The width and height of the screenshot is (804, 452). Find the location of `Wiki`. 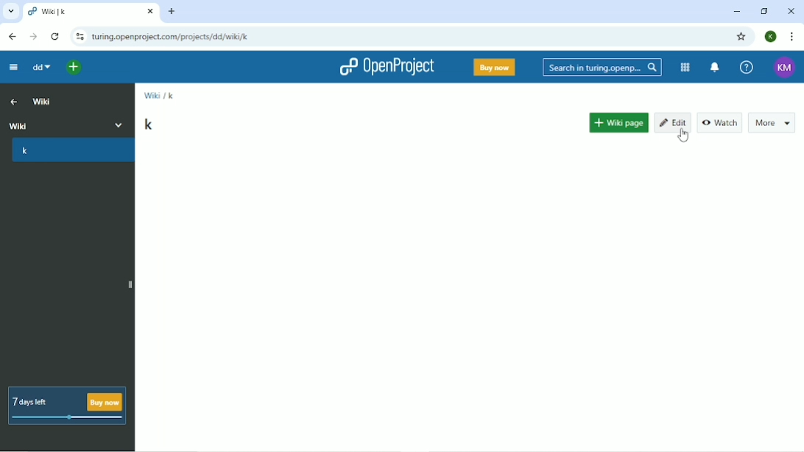

Wiki is located at coordinates (151, 94).